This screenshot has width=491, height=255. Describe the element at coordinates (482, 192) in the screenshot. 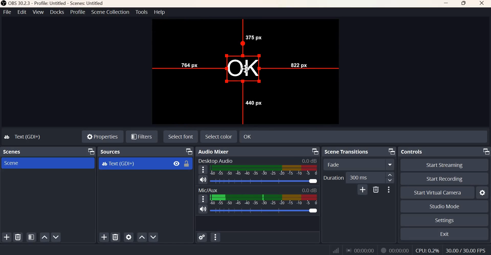

I see `configure virtual camera` at that location.